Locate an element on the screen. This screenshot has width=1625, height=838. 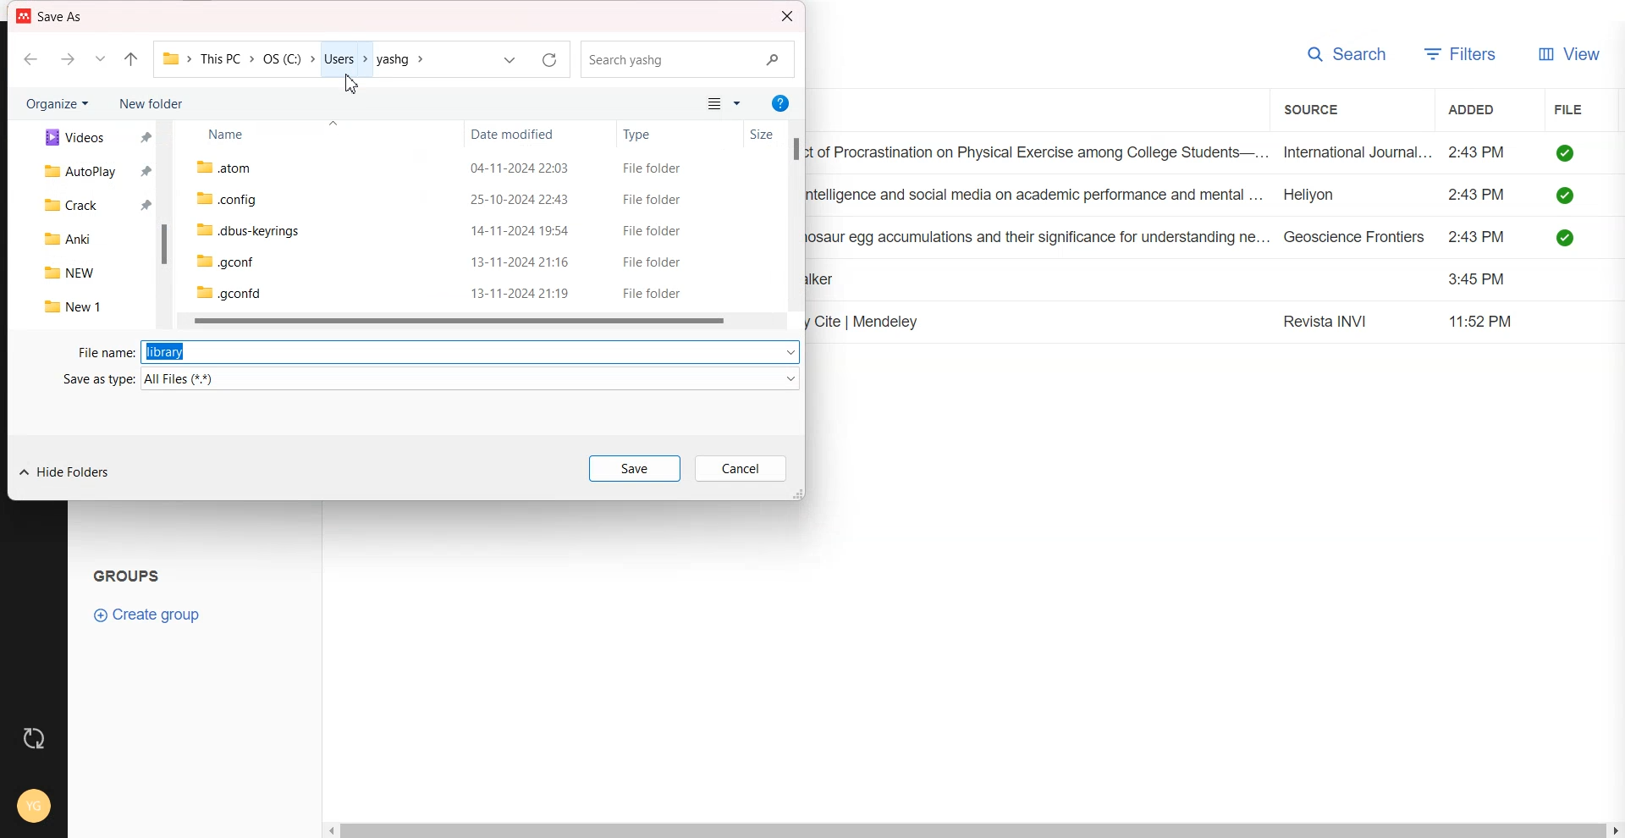
Text is located at coordinates (129, 574).